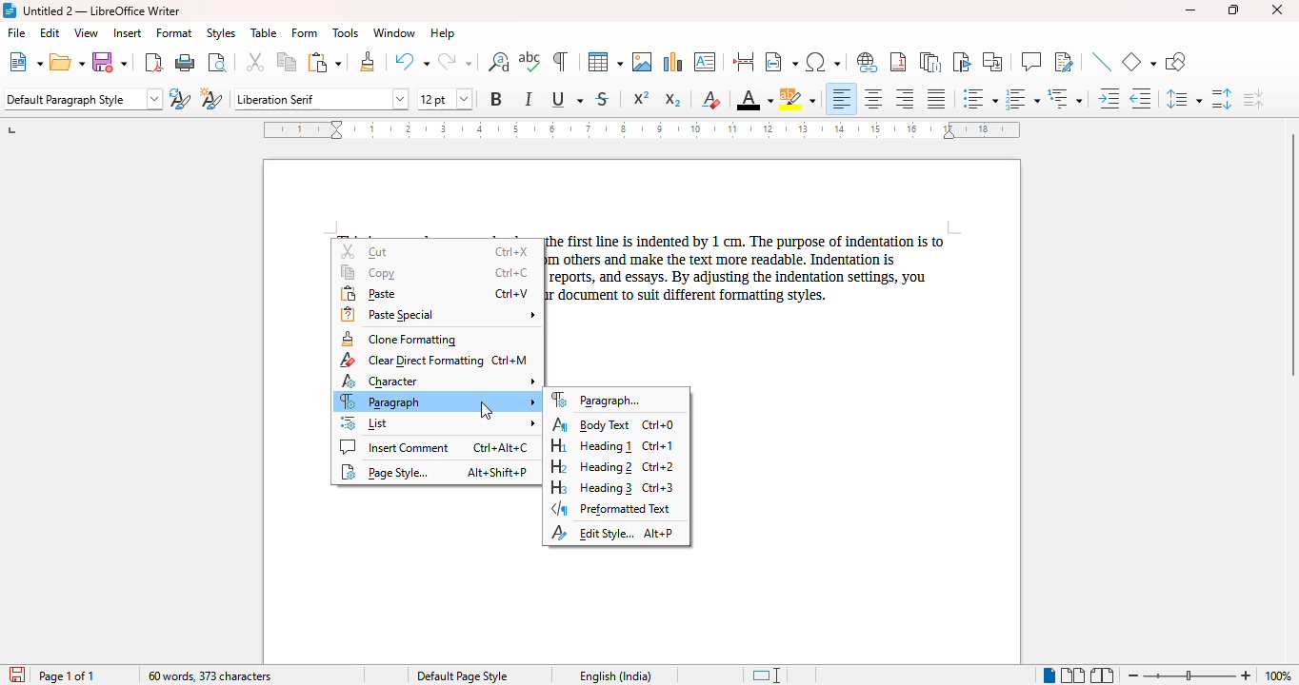  I want to click on insert line, so click(1102, 62).